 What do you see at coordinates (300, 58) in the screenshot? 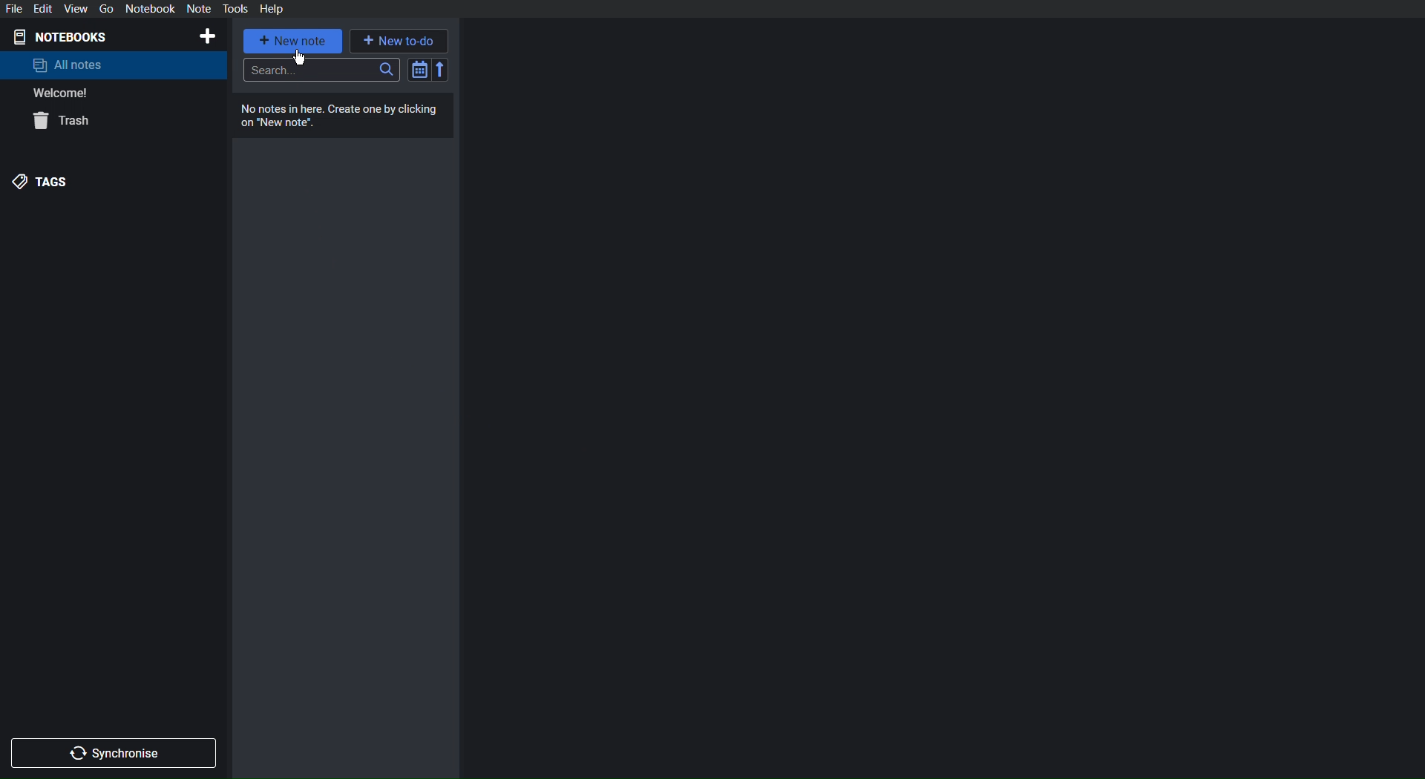
I see `cursor` at bounding box center [300, 58].